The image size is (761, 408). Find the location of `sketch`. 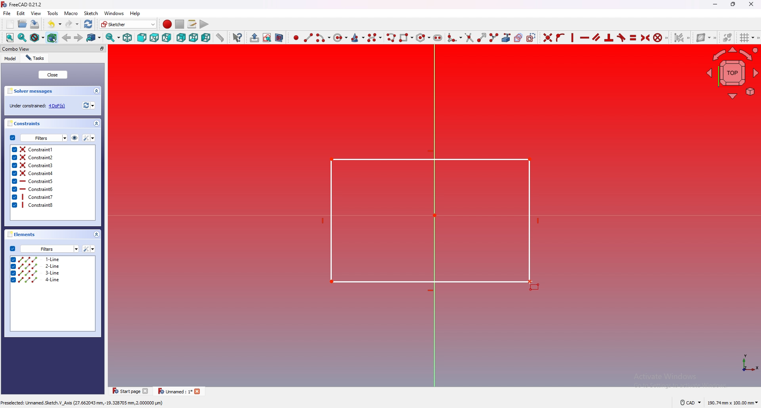

sketch is located at coordinates (91, 13).